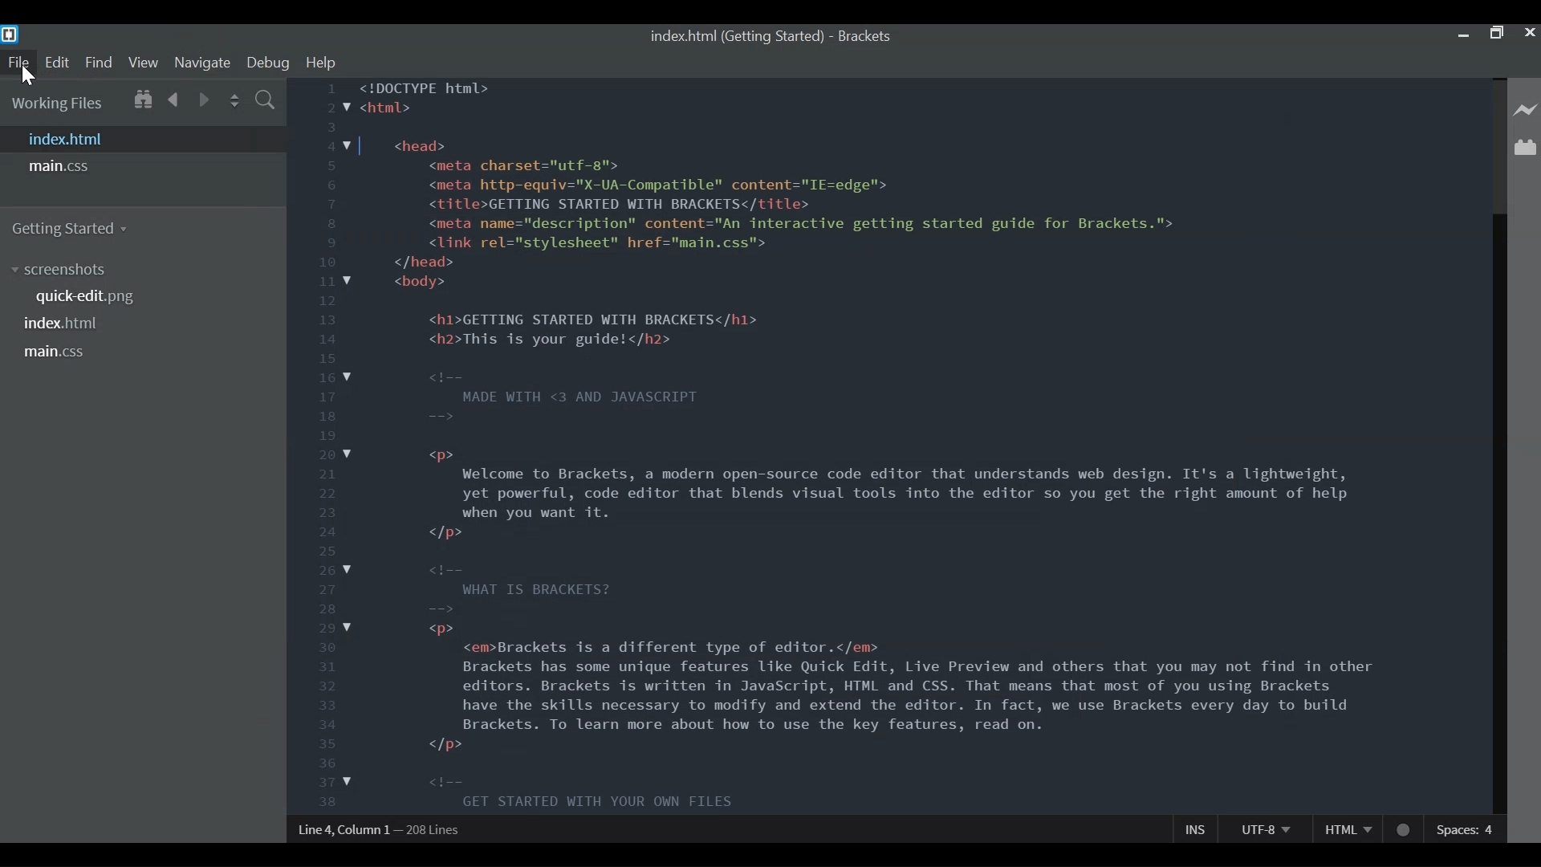 The image size is (1541, 867). Describe the element at coordinates (267, 100) in the screenshot. I see `Find in Files` at that location.